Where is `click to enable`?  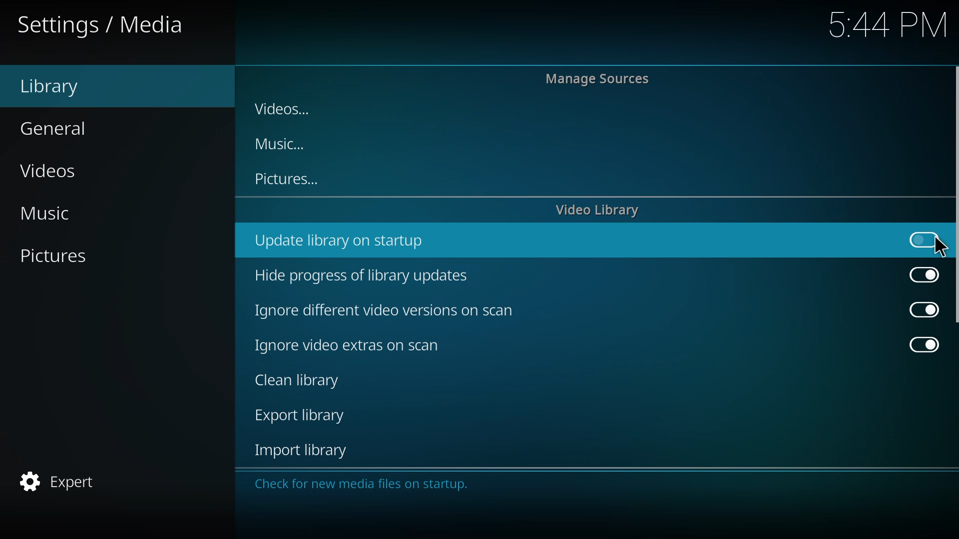
click to enable is located at coordinates (921, 240).